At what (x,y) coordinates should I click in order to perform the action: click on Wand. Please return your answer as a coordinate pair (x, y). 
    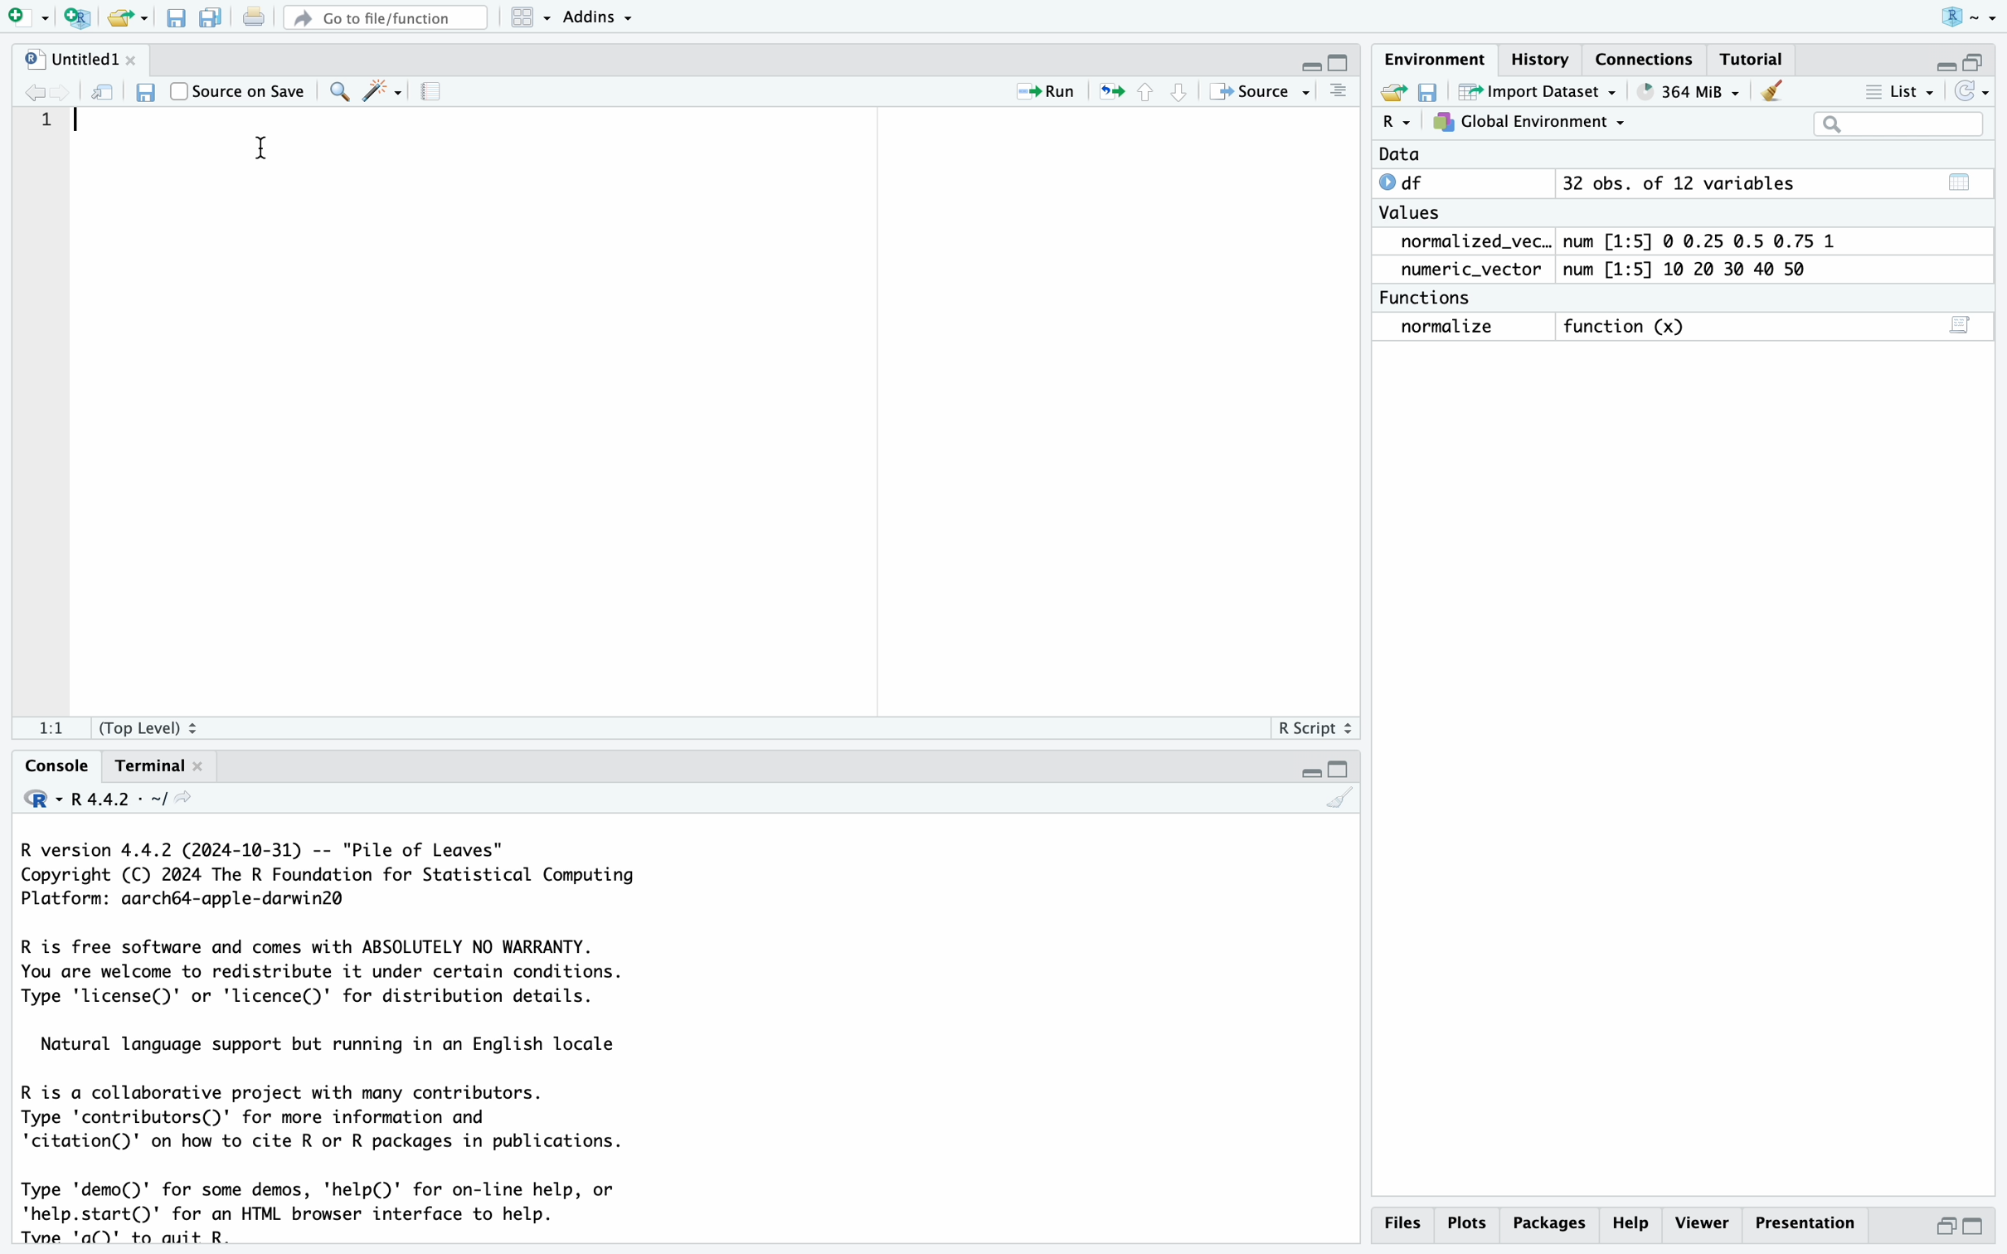
    Looking at the image, I should click on (380, 90).